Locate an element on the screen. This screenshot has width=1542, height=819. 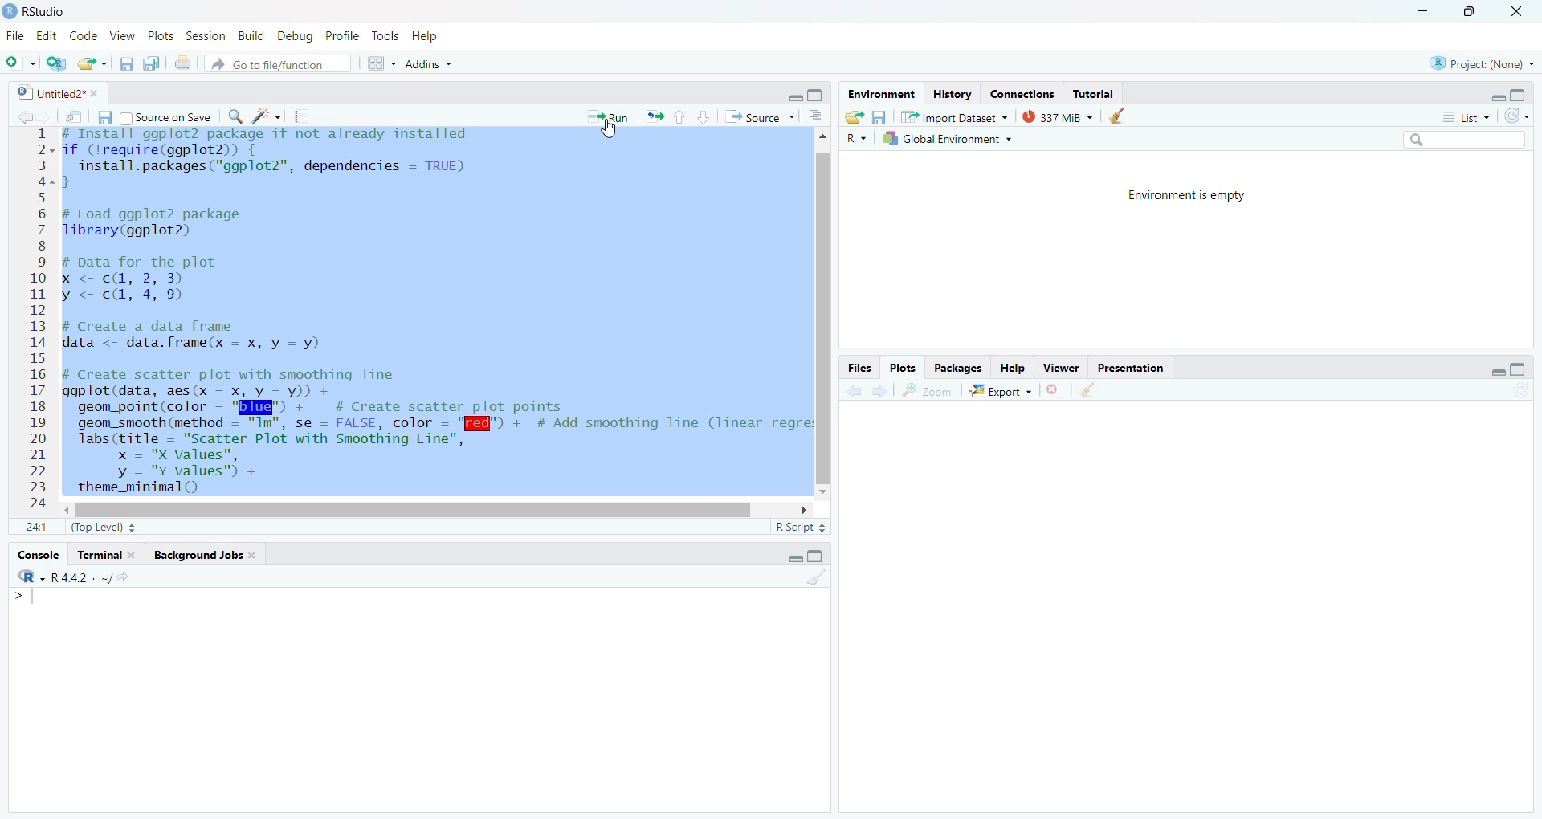
Build is located at coordinates (252, 35).